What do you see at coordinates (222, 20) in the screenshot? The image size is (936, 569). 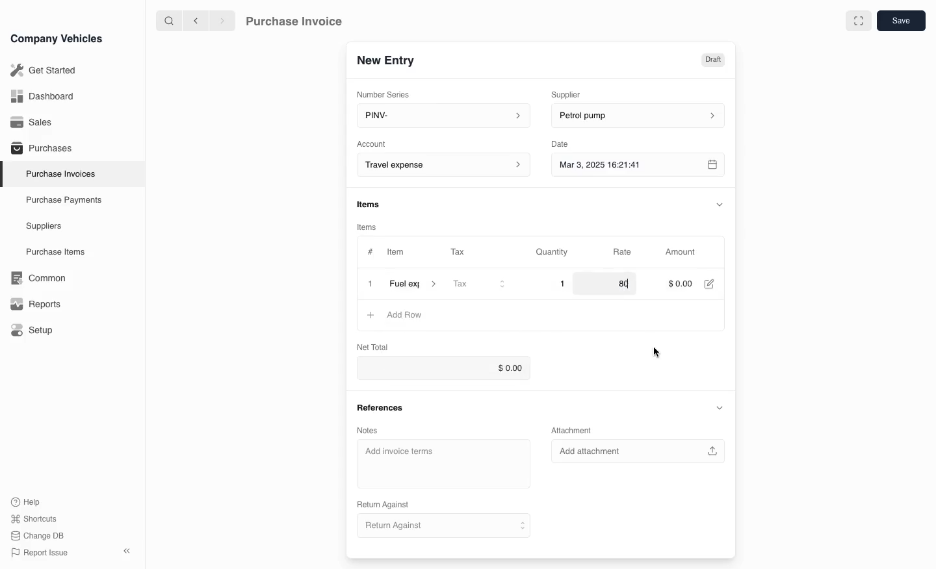 I see `next` at bounding box center [222, 20].